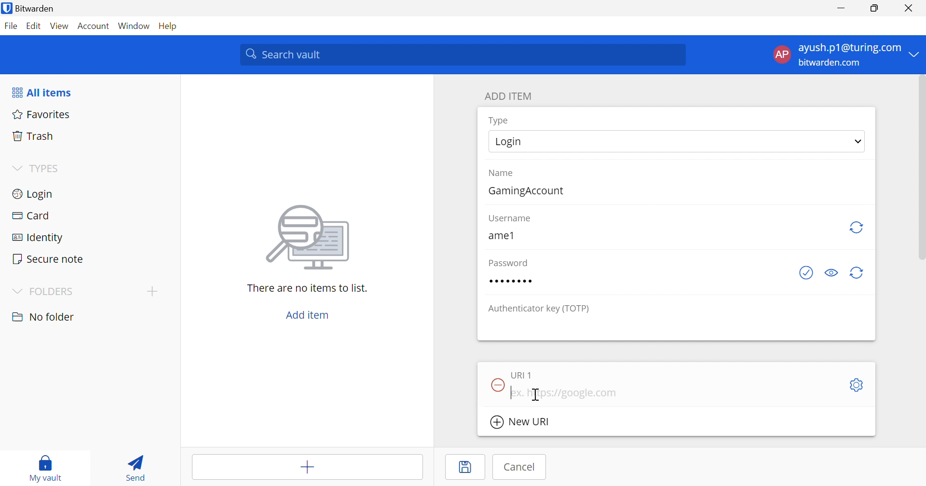 This screenshot has height=486, width=926. What do you see at coordinates (529, 191) in the screenshot?
I see `GamingAccount` at bounding box center [529, 191].